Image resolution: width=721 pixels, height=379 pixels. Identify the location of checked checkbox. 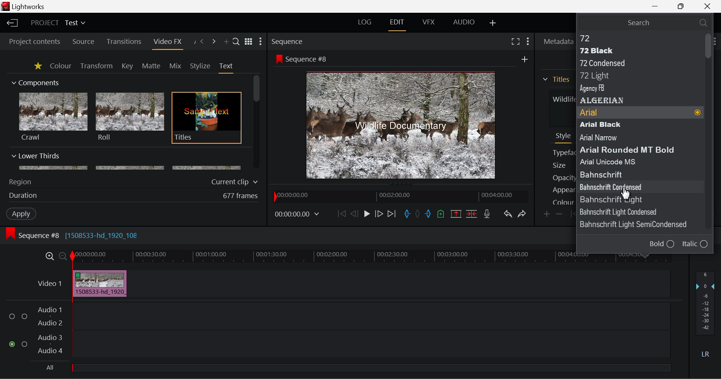
(13, 344).